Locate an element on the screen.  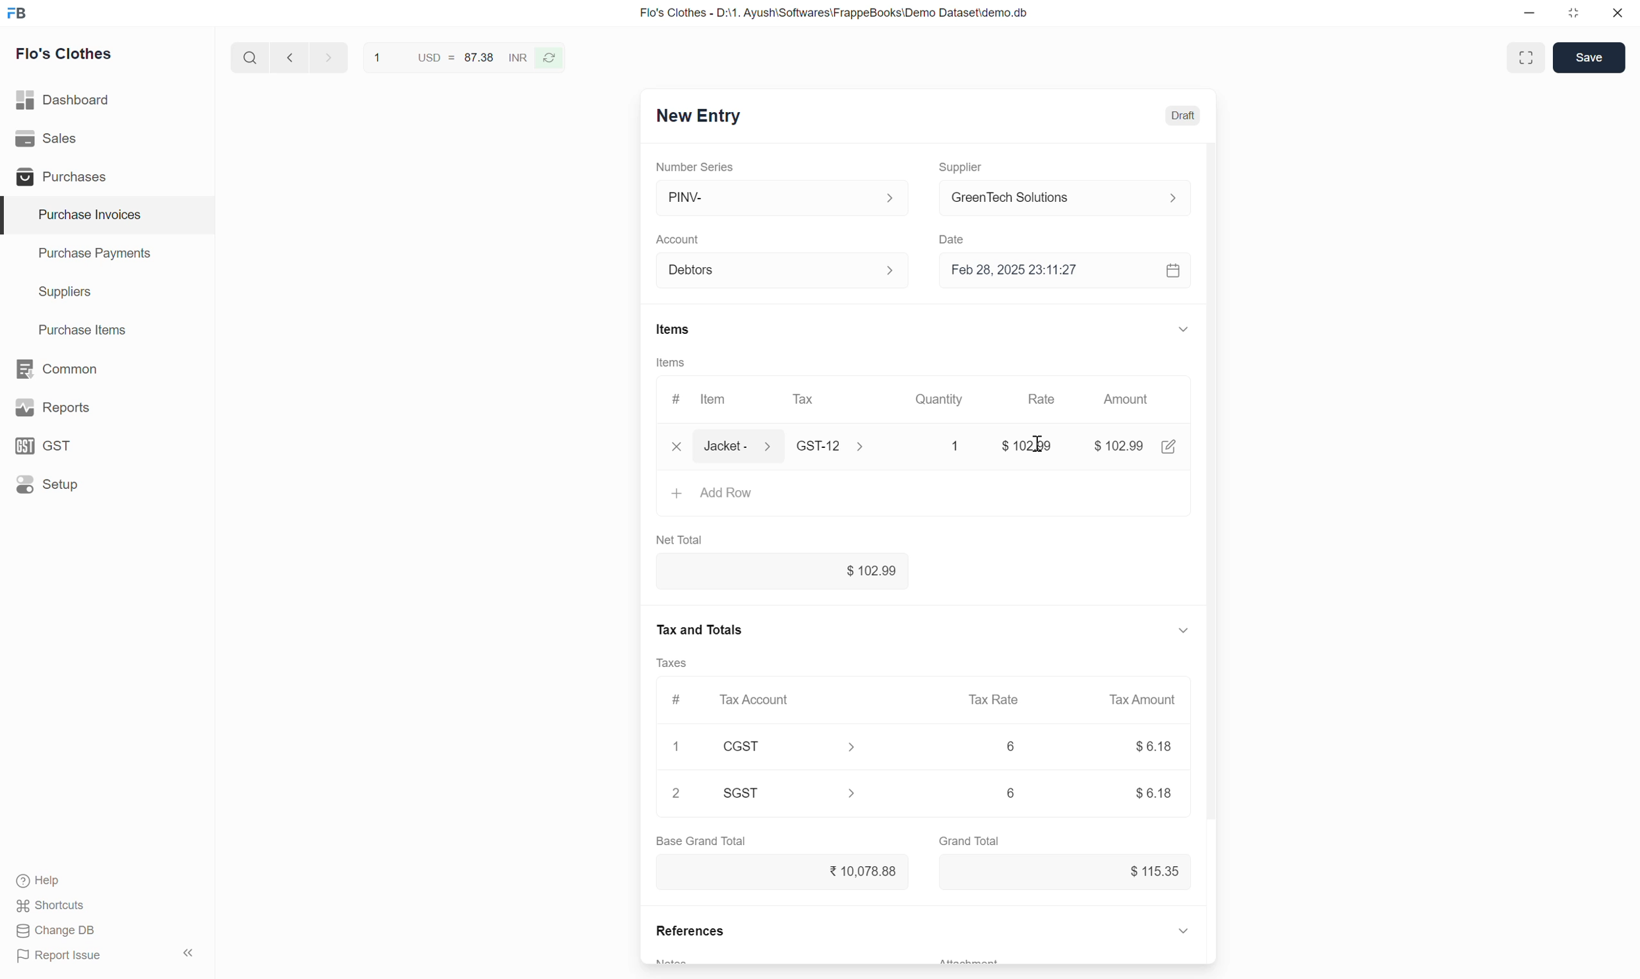
Help is located at coordinates (42, 881).